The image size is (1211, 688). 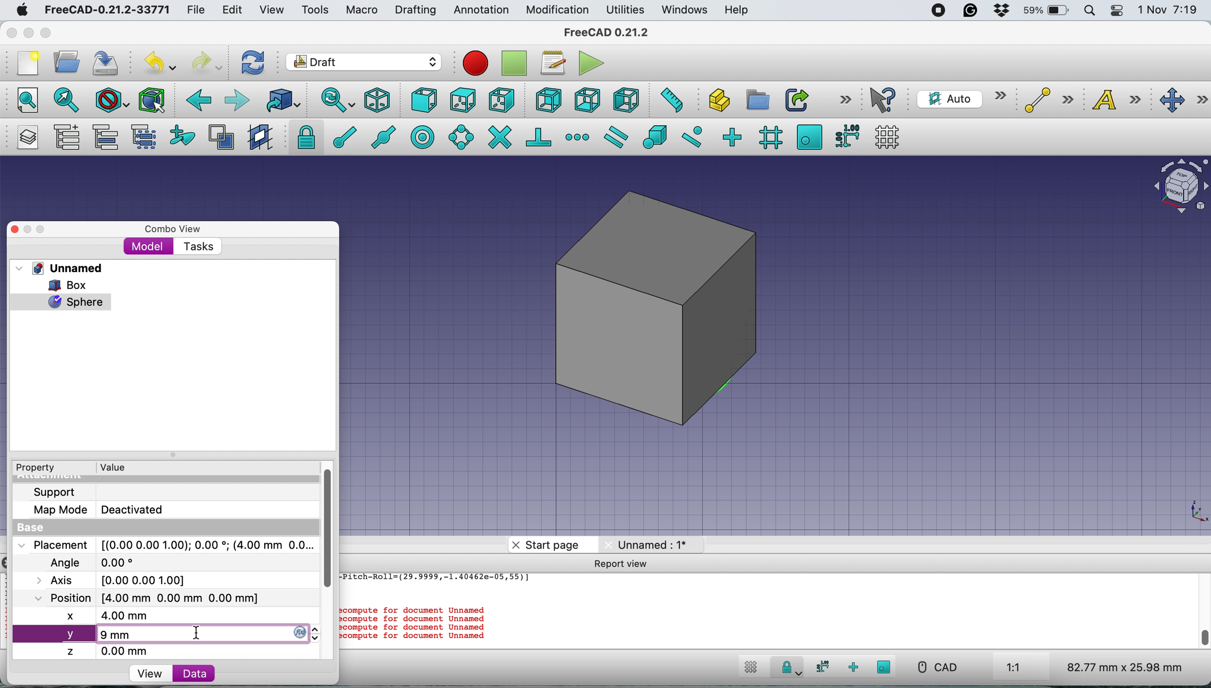 I want to click on move, so click(x=1184, y=101).